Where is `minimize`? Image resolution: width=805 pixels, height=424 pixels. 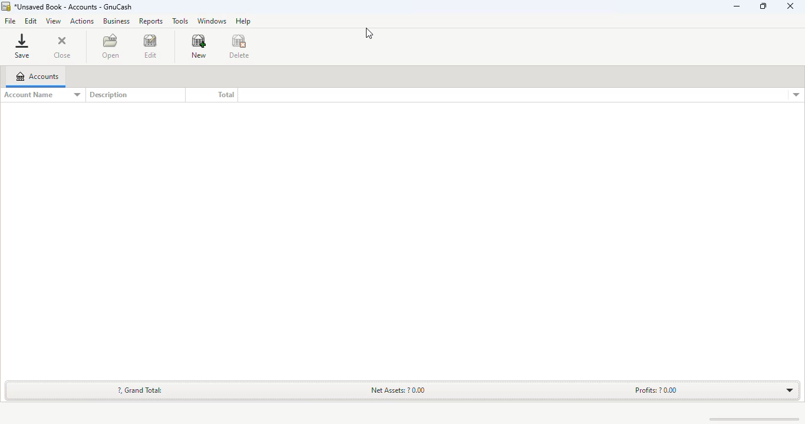 minimize is located at coordinates (737, 6).